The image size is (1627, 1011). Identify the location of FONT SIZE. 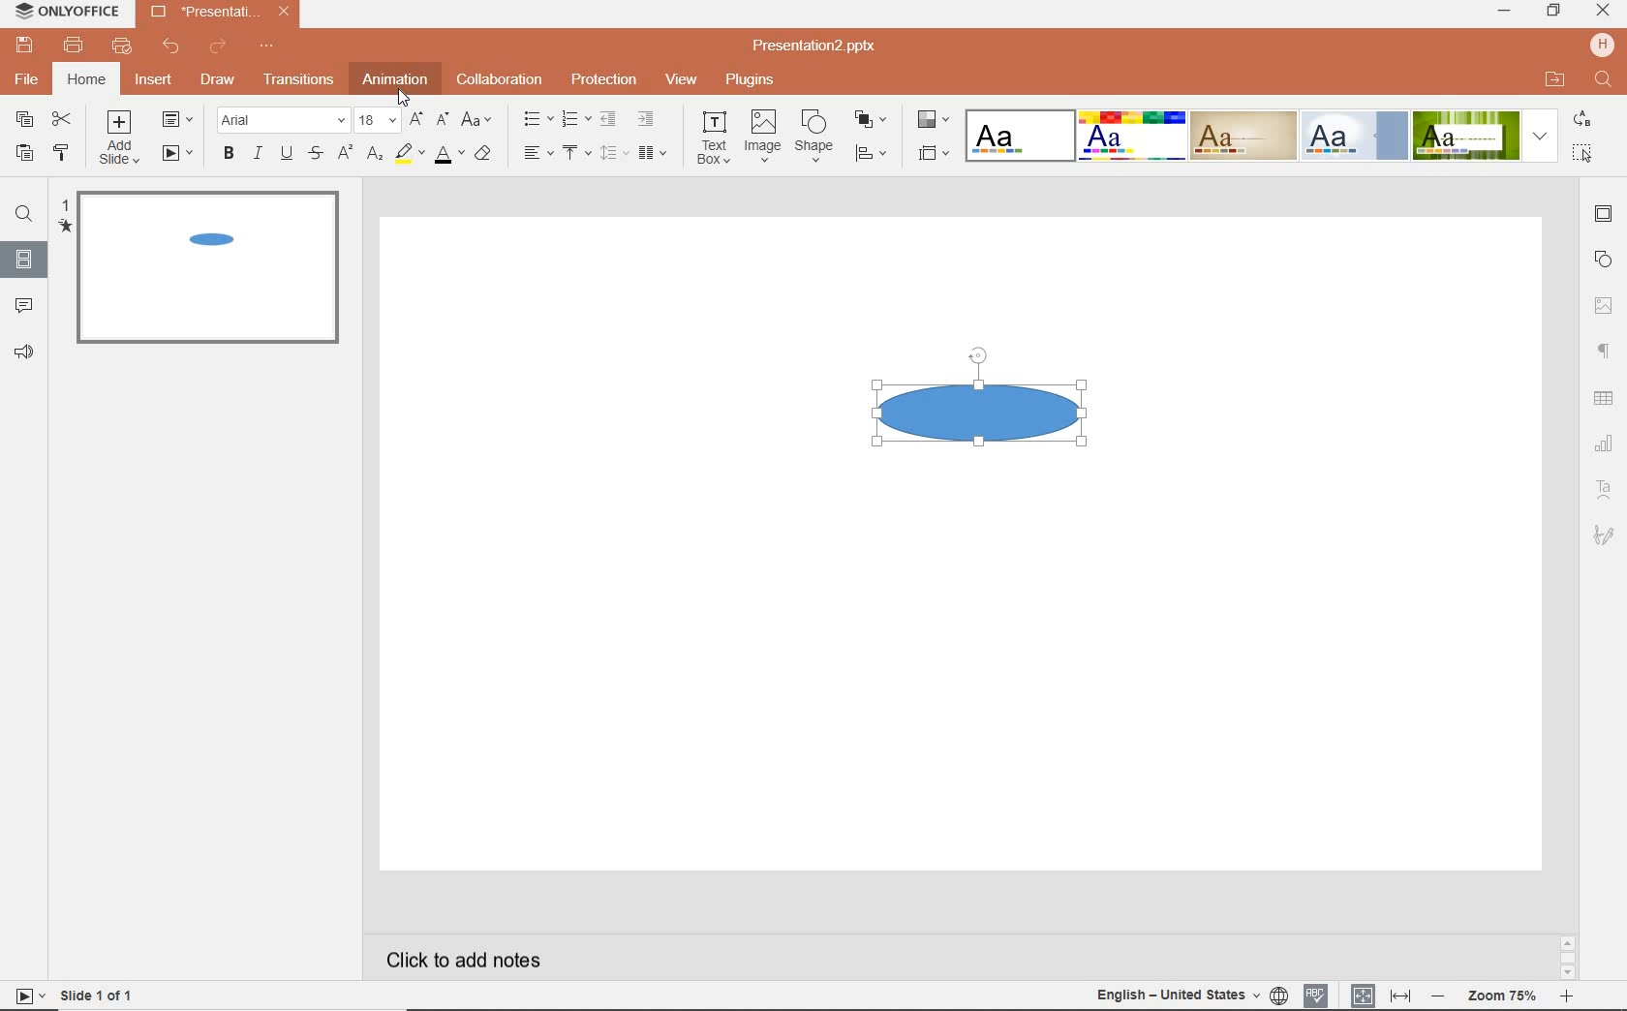
(380, 121).